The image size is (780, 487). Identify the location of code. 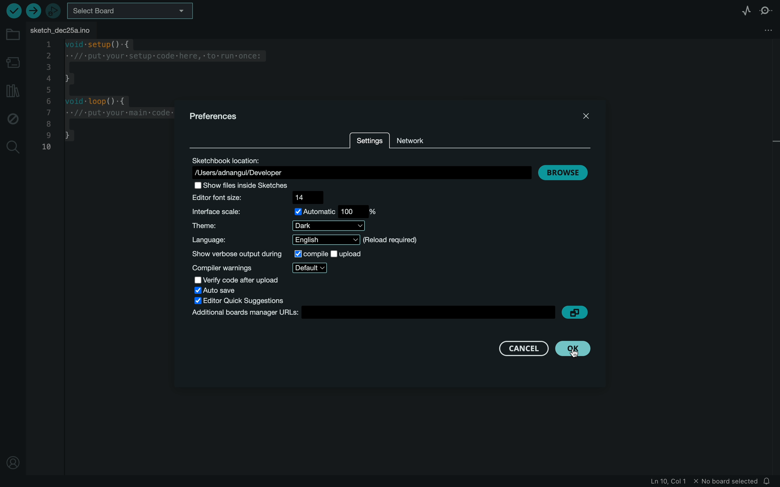
(99, 92).